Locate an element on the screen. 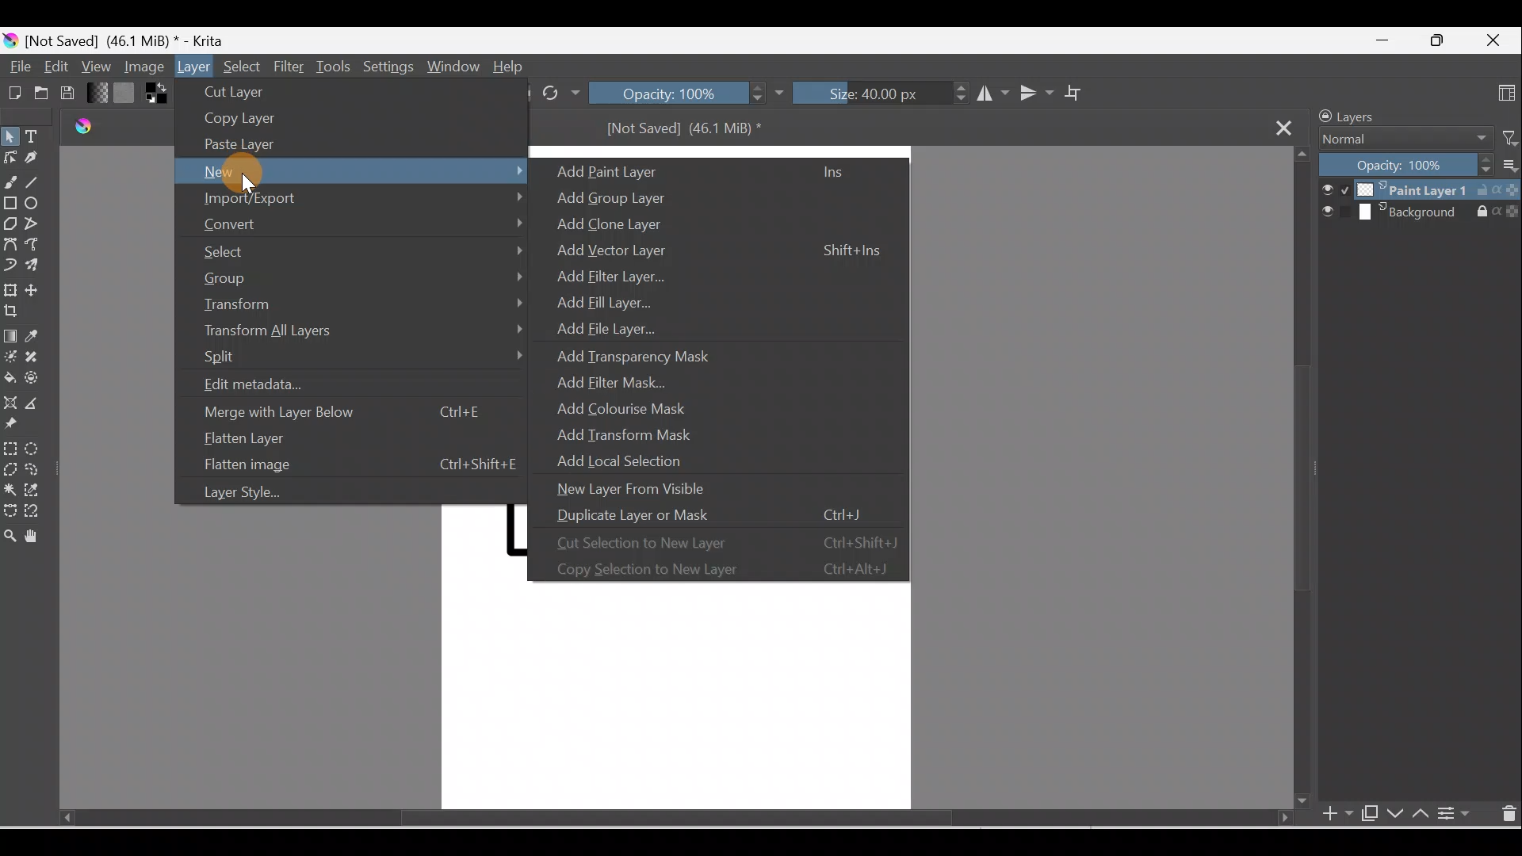 This screenshot has height=856, width=1522. Window is located at coordinates (453, 66).